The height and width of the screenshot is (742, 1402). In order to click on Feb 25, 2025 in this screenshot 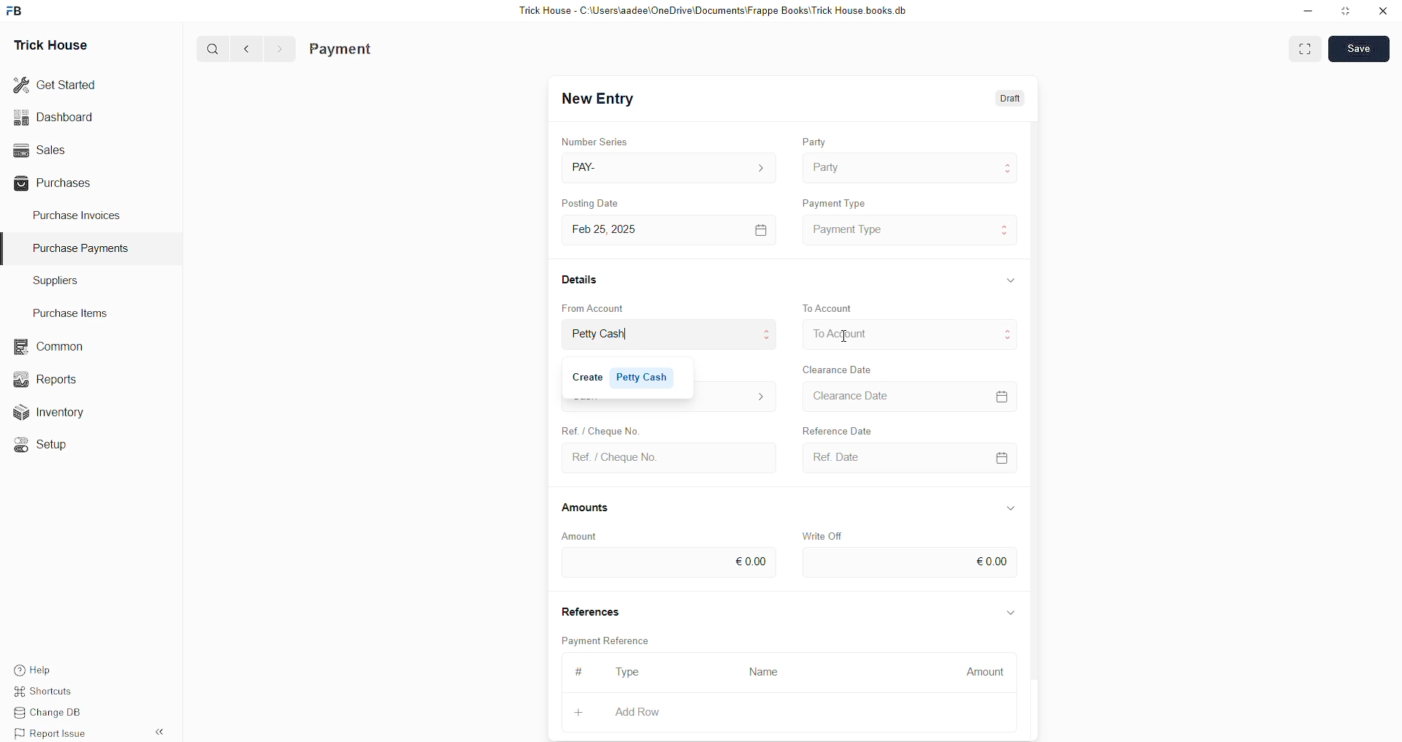, I will do `click(615, 229)`.